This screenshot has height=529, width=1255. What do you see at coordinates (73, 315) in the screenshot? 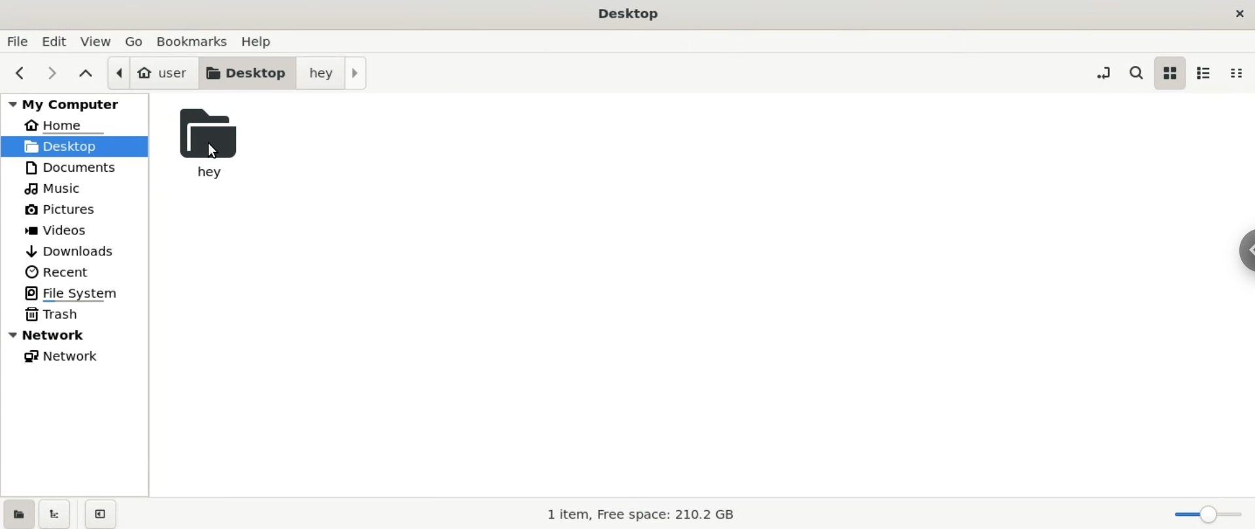
I see `trash` at bounding box center [73, 315].